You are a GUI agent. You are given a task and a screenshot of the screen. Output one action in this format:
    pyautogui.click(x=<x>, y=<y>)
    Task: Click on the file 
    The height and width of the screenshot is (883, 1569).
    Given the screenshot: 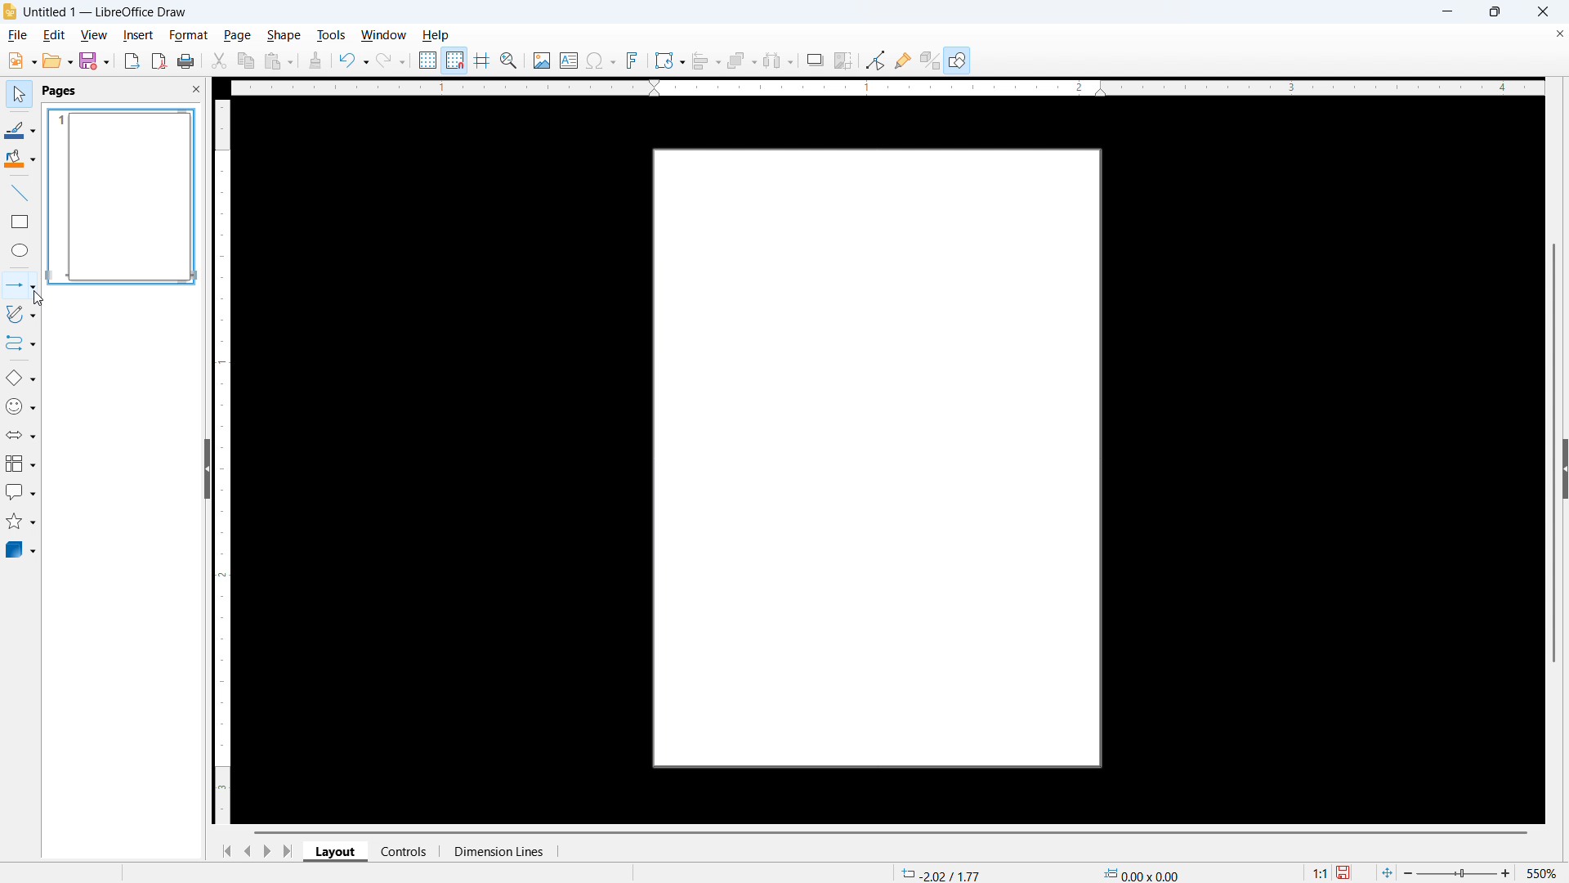 What is the action you would take?
    pyautogui.click(x=17, y=35)
    